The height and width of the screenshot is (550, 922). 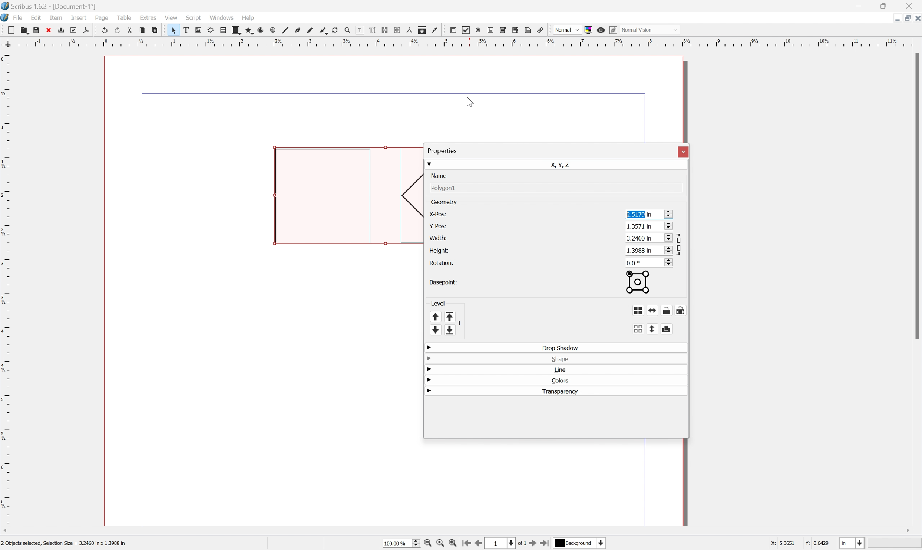 What do you see at coordinates (560, 380) in the screenshot?
I see `colors` at bounding box center [560, 380].